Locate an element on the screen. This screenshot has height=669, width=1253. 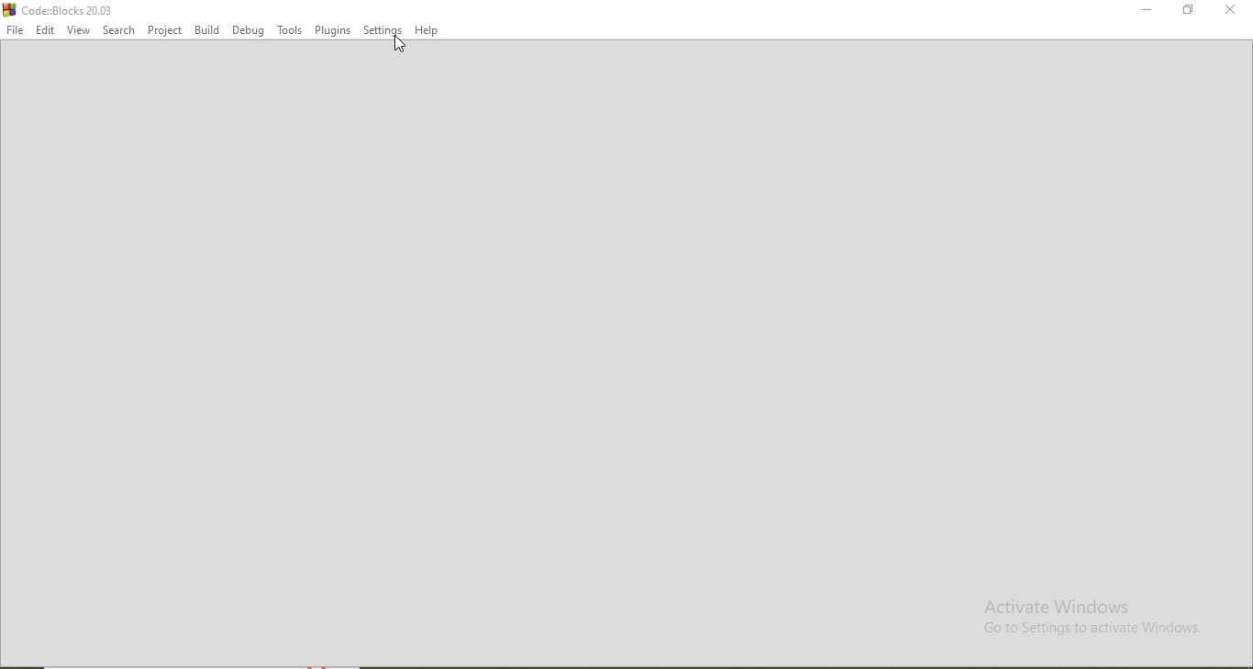
Tools  is located at coordinates (290, 30).